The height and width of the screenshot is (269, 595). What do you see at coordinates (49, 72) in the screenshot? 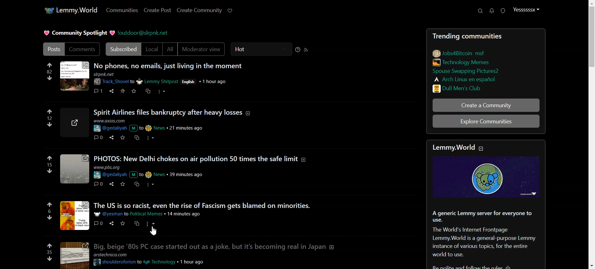
I see `numbers` at bounding box center [49, 72].